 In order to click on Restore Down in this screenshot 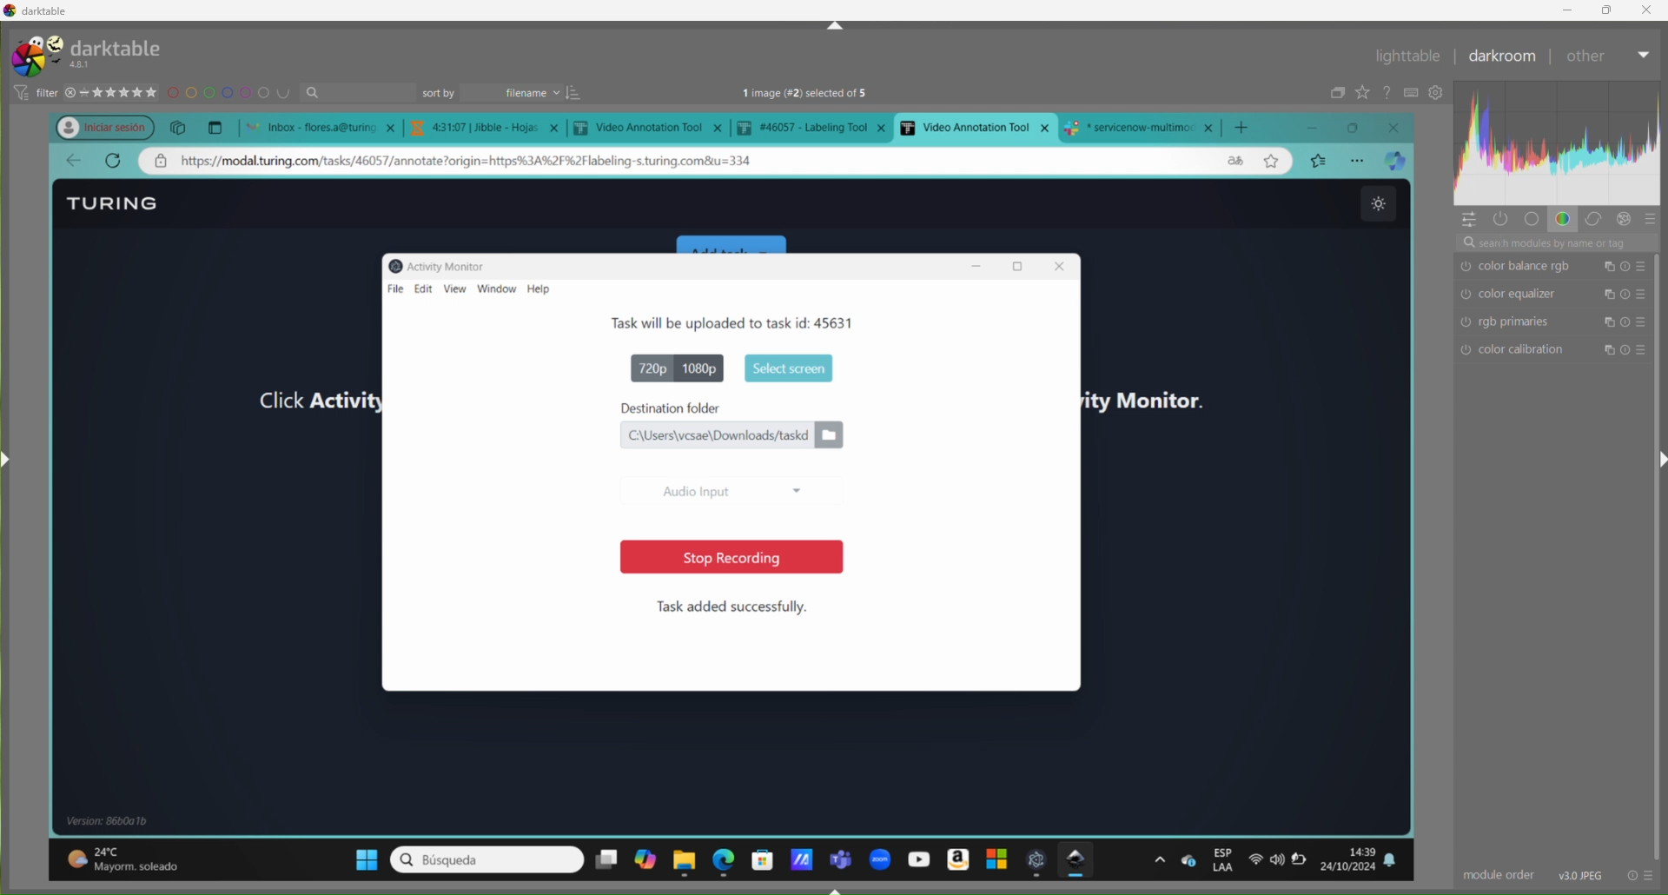, I will do `click(1607, 10)`.